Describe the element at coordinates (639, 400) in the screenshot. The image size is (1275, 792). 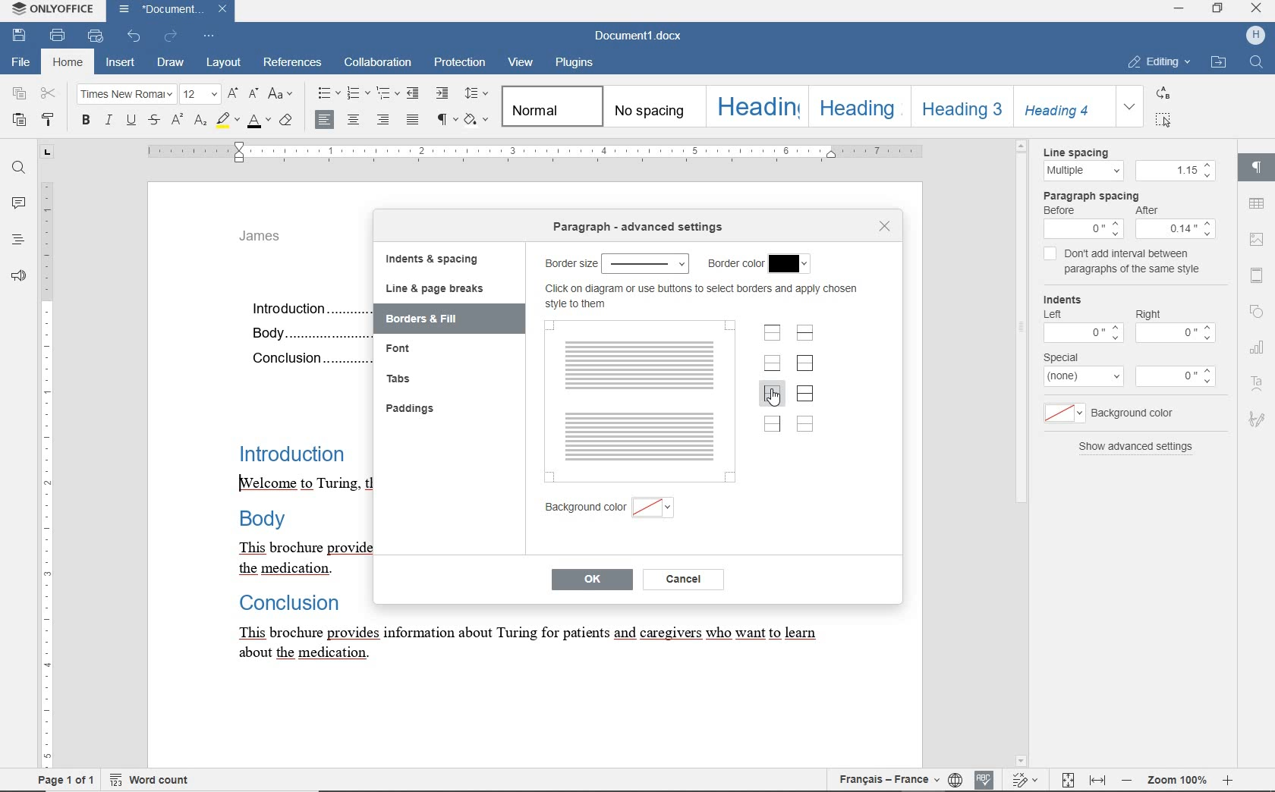
I see `preview` at that location.